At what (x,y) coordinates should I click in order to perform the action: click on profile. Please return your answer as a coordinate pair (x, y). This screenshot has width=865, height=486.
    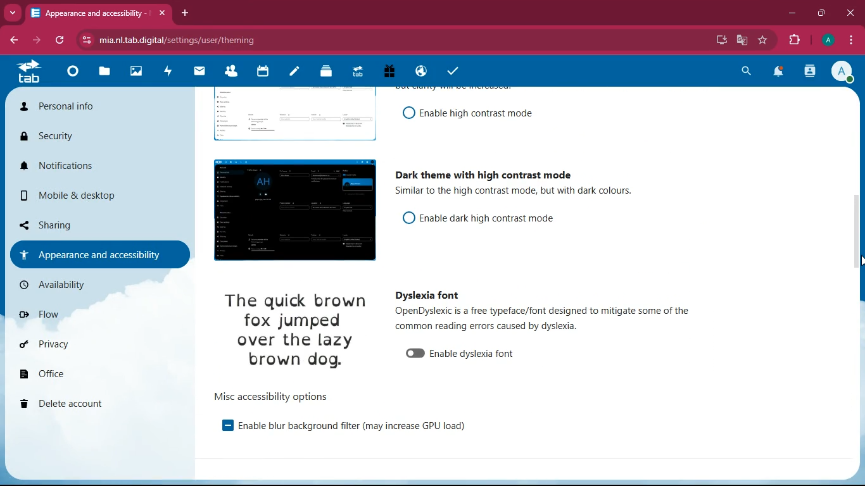
    Looking at the image, I should click on (845, 73).